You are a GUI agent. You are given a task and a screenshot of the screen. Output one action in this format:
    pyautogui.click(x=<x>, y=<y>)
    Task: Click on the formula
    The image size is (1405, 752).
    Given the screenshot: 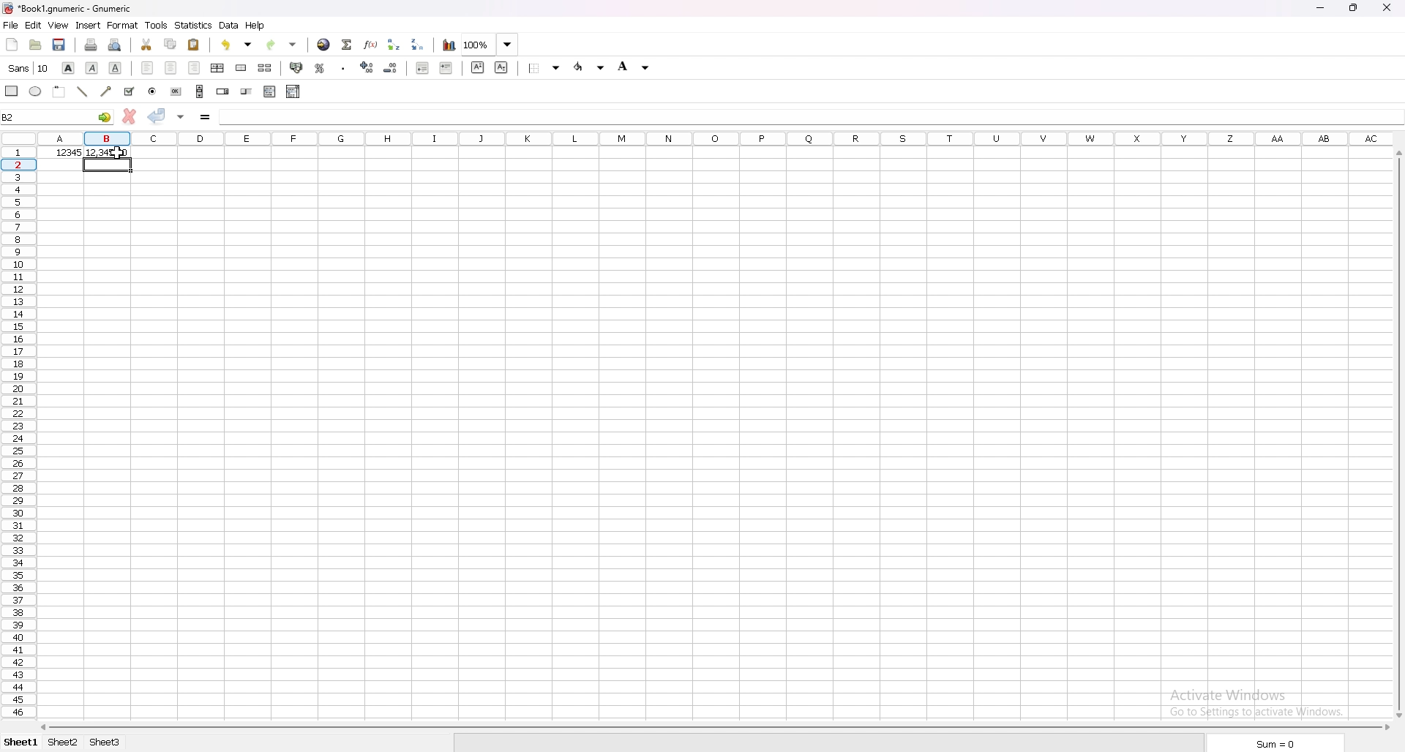 What is the action you would take?
    pyautogui.click(x=206, y=116)
    